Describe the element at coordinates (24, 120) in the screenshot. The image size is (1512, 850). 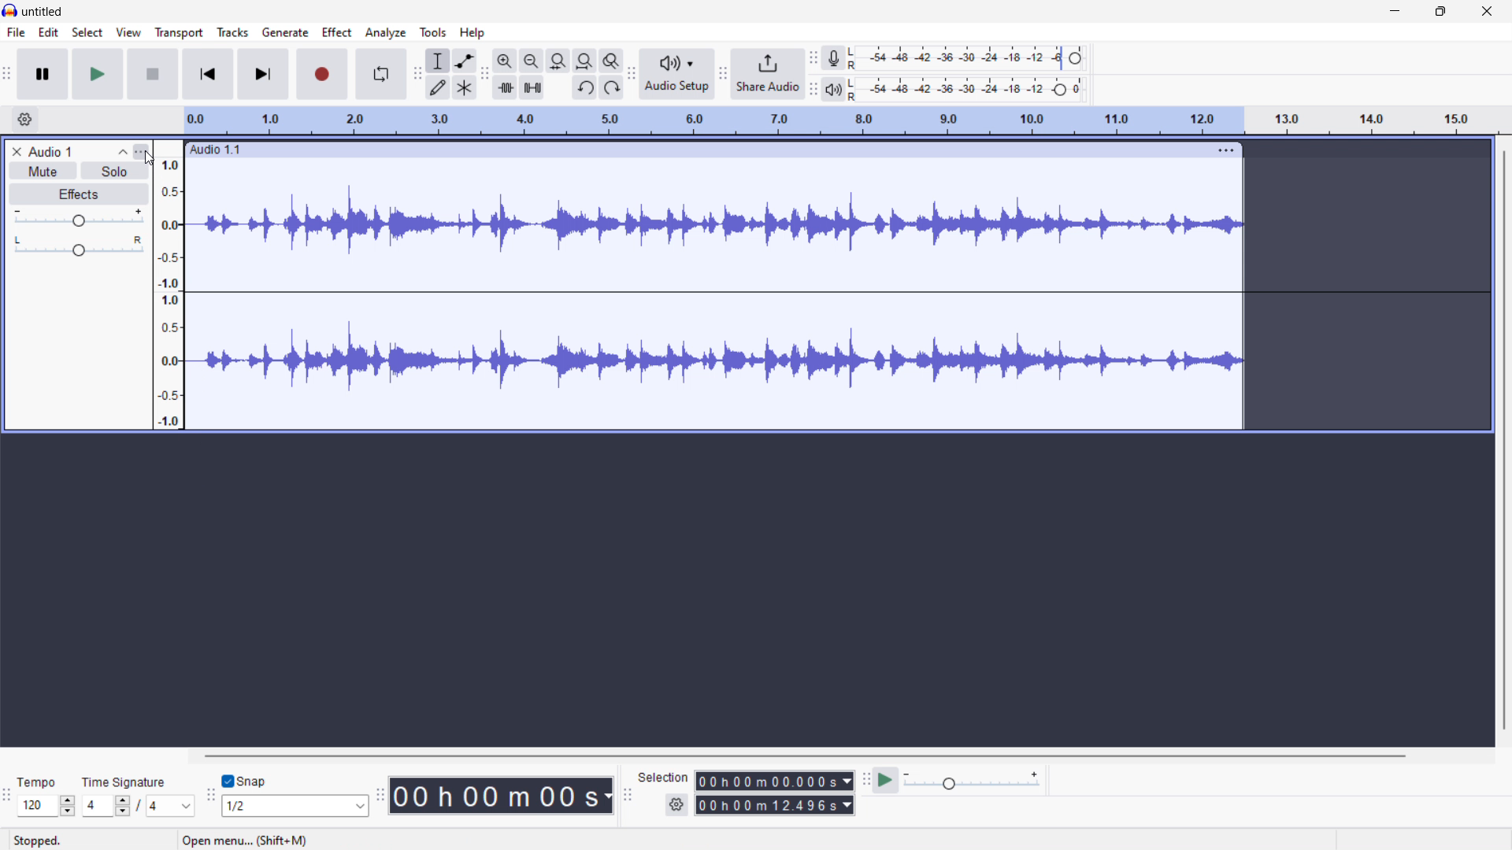
I see `timeline settings` at that location.